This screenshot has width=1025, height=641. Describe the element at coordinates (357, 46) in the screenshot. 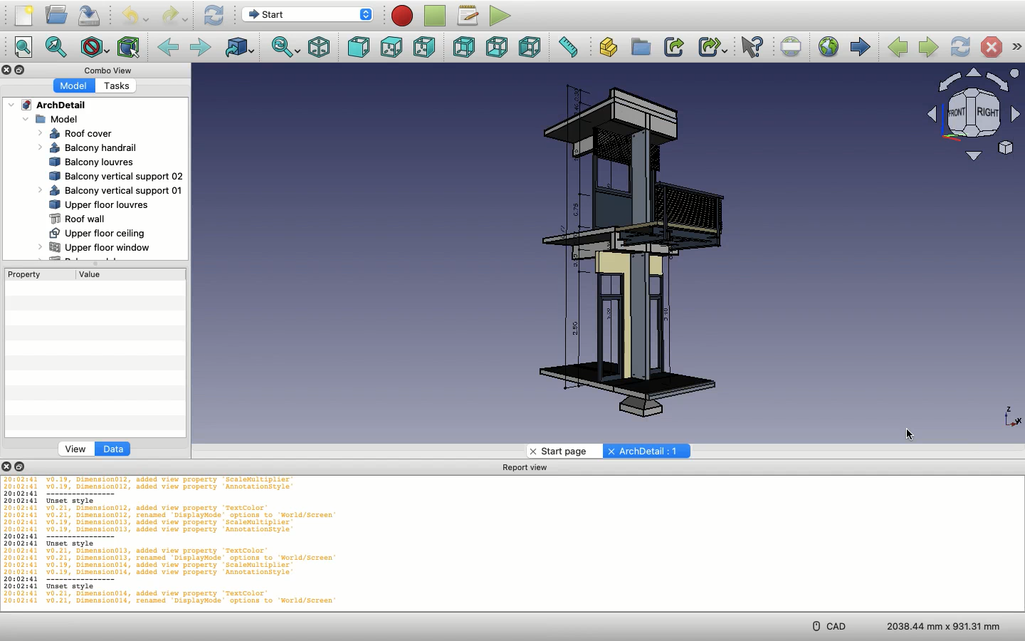

I see `Front` at that location.